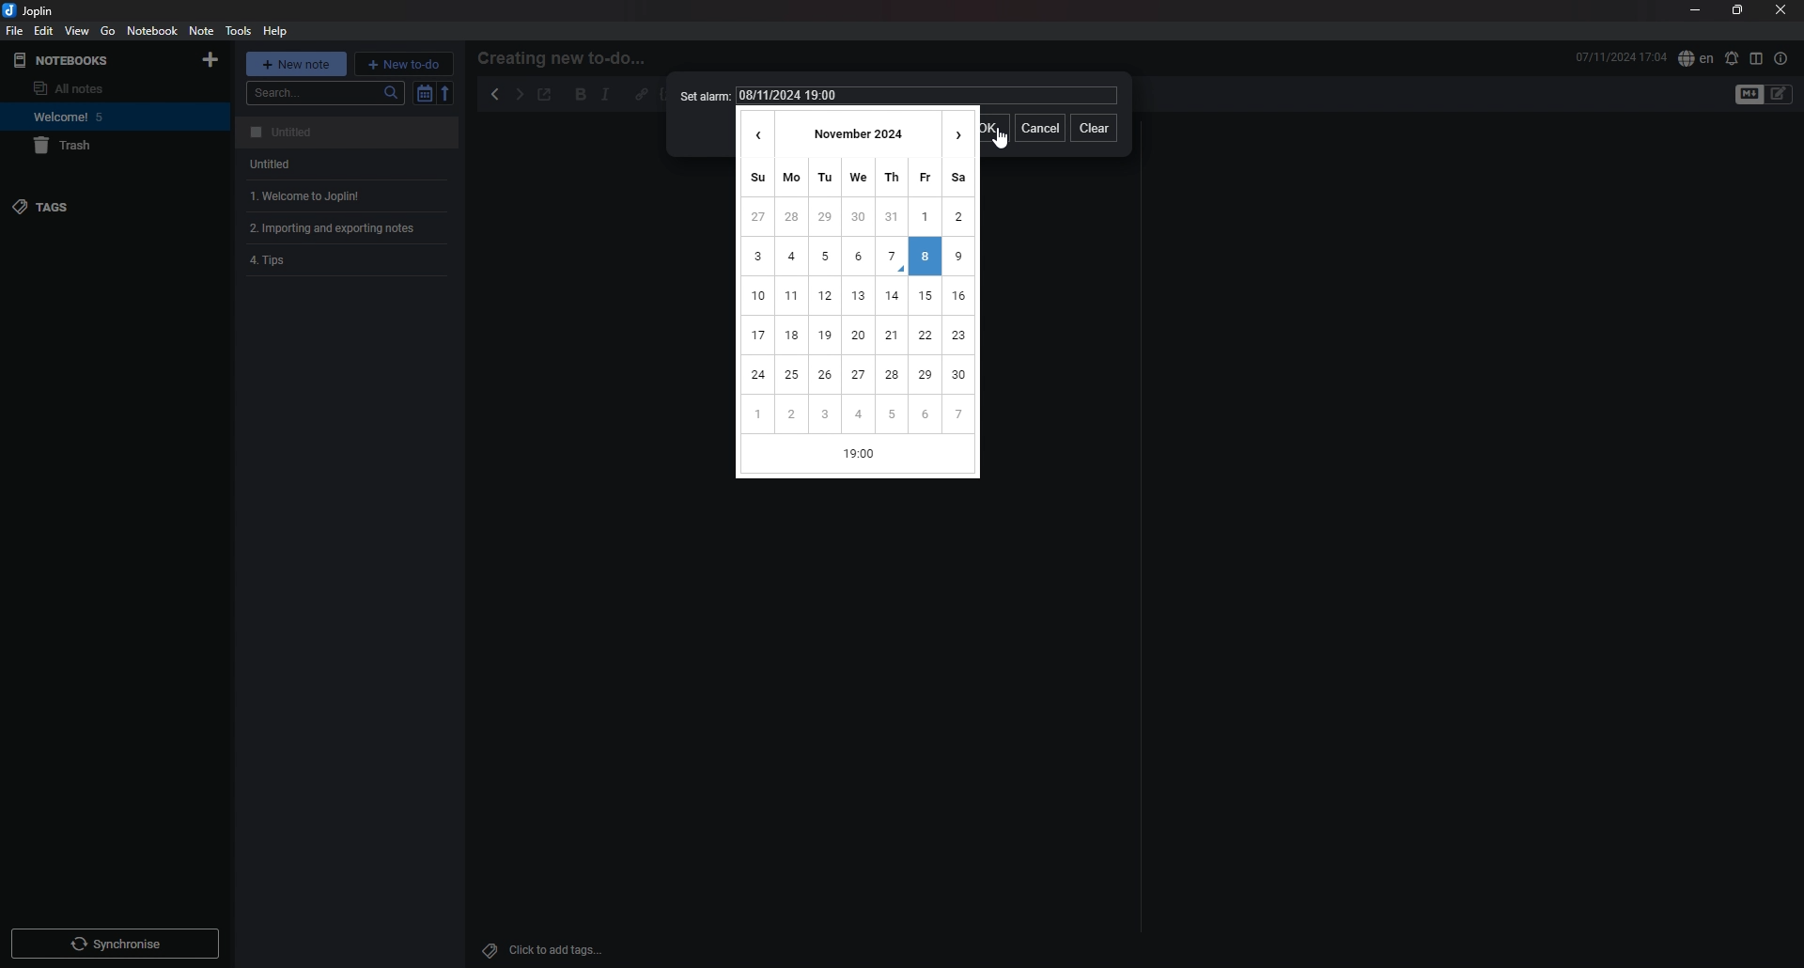 This screenshot has width=1804, height=968. Describe the element at coordinates (405, 64) in the screenshot. I see `new todo` at that location.